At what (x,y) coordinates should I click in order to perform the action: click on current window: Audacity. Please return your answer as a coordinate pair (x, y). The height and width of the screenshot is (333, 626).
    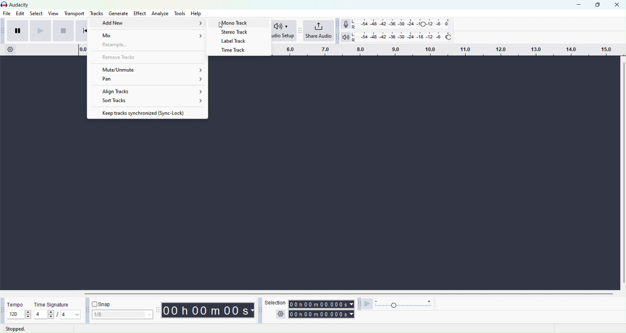
    Looking at the image, I should click on (20, 5).